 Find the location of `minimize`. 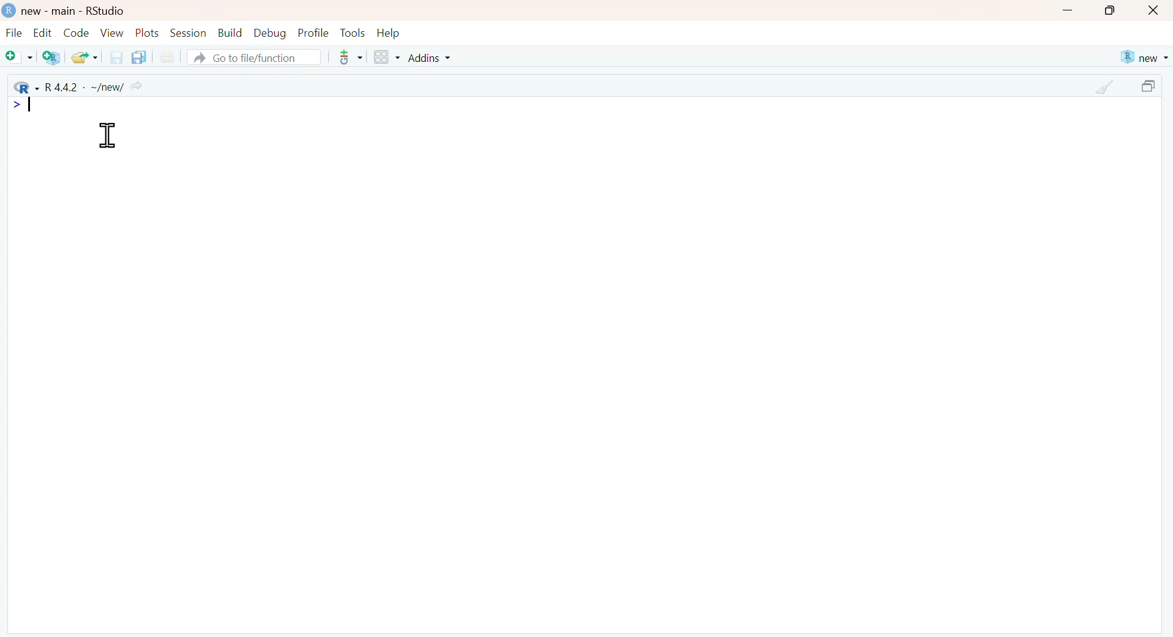

minimize is located at coordinates (1067, 12).